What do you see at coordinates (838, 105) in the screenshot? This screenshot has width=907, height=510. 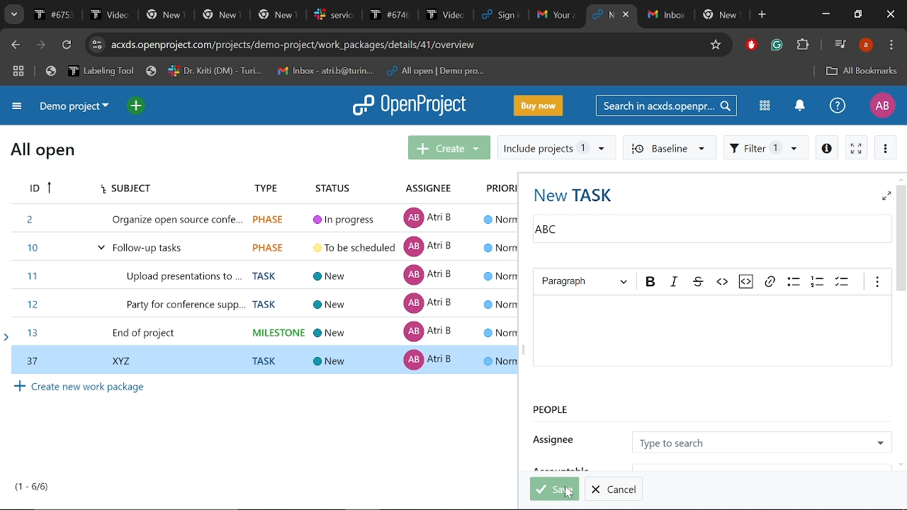 I see `Help` at bounding box center [838, 105].